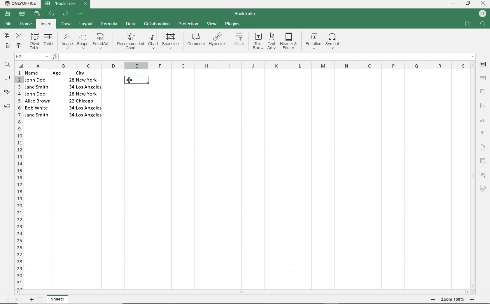 The height and width of the screenshot is (304, 490). Describe the element at coordinates (35, 80) in the screenshot. I see `John Doe` at that location.